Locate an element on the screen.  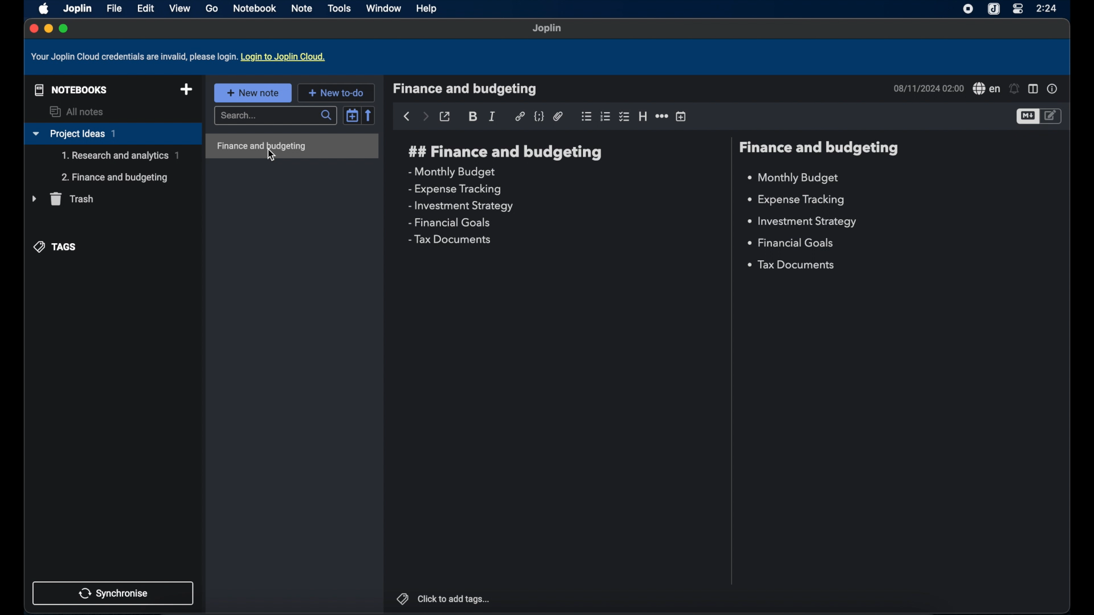
go is located at coordinates (211, 9).